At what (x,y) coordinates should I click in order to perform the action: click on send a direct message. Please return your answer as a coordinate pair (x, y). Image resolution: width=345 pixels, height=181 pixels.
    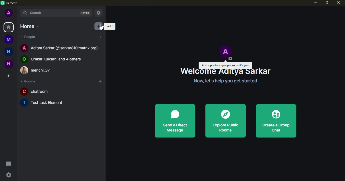
    Looking at the image, I should click on (175, 121).